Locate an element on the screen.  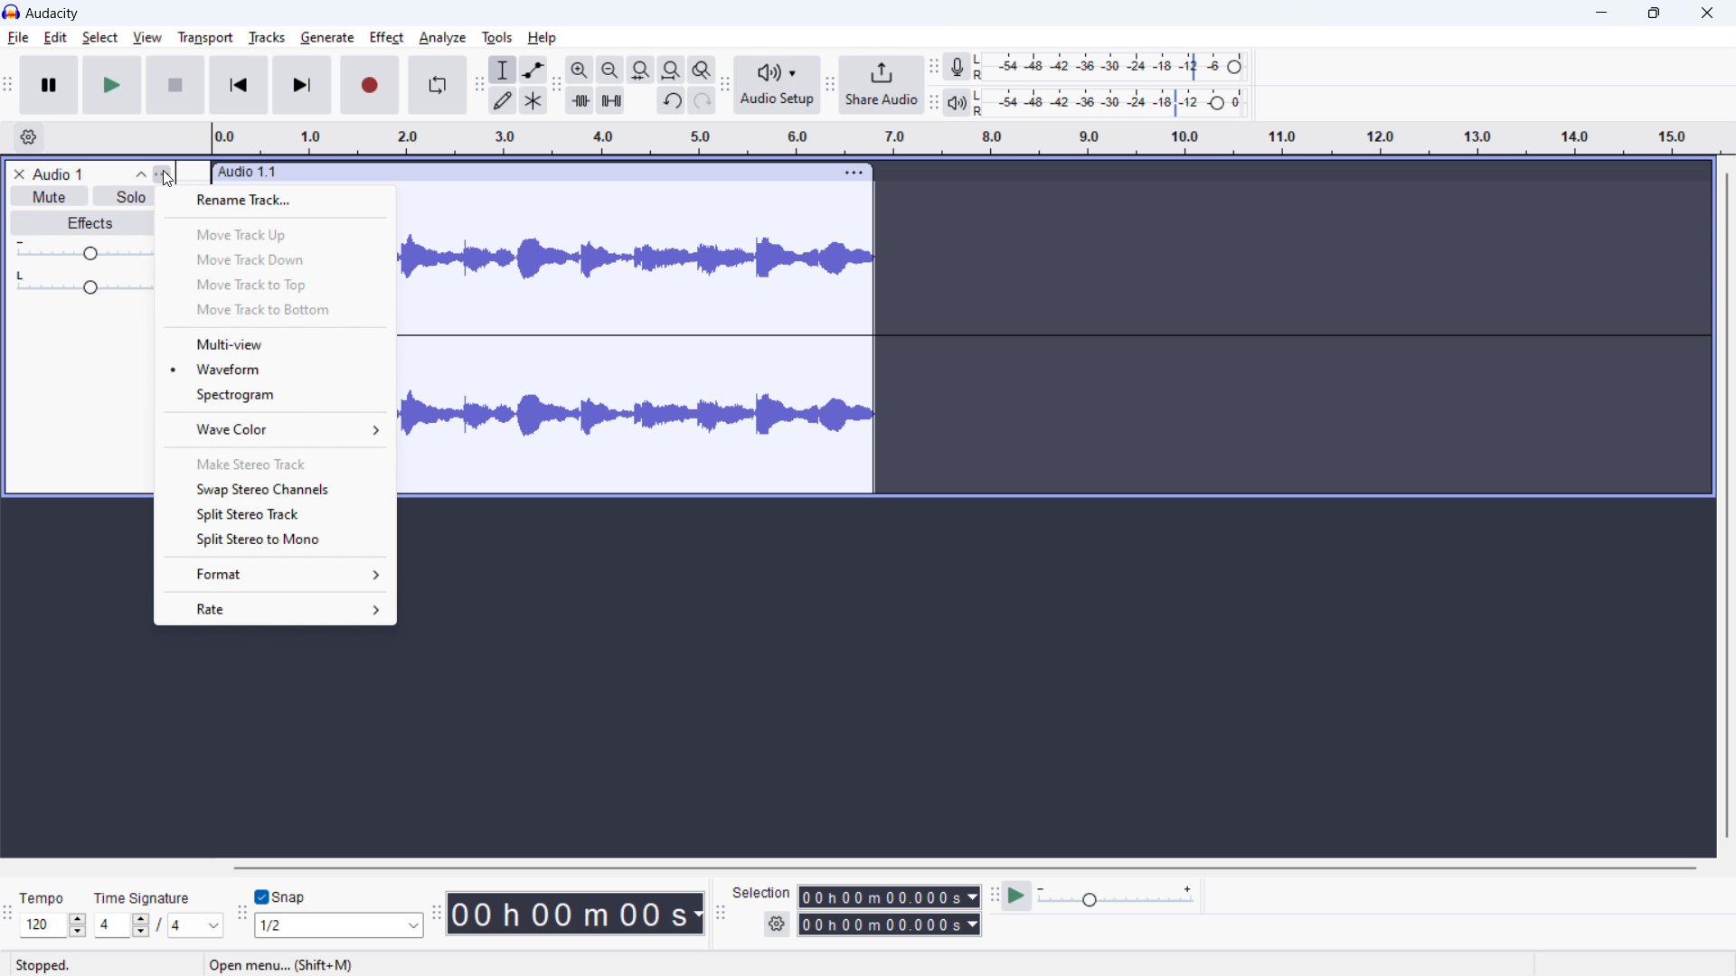
select snapping is located at coordinates (339, 924).